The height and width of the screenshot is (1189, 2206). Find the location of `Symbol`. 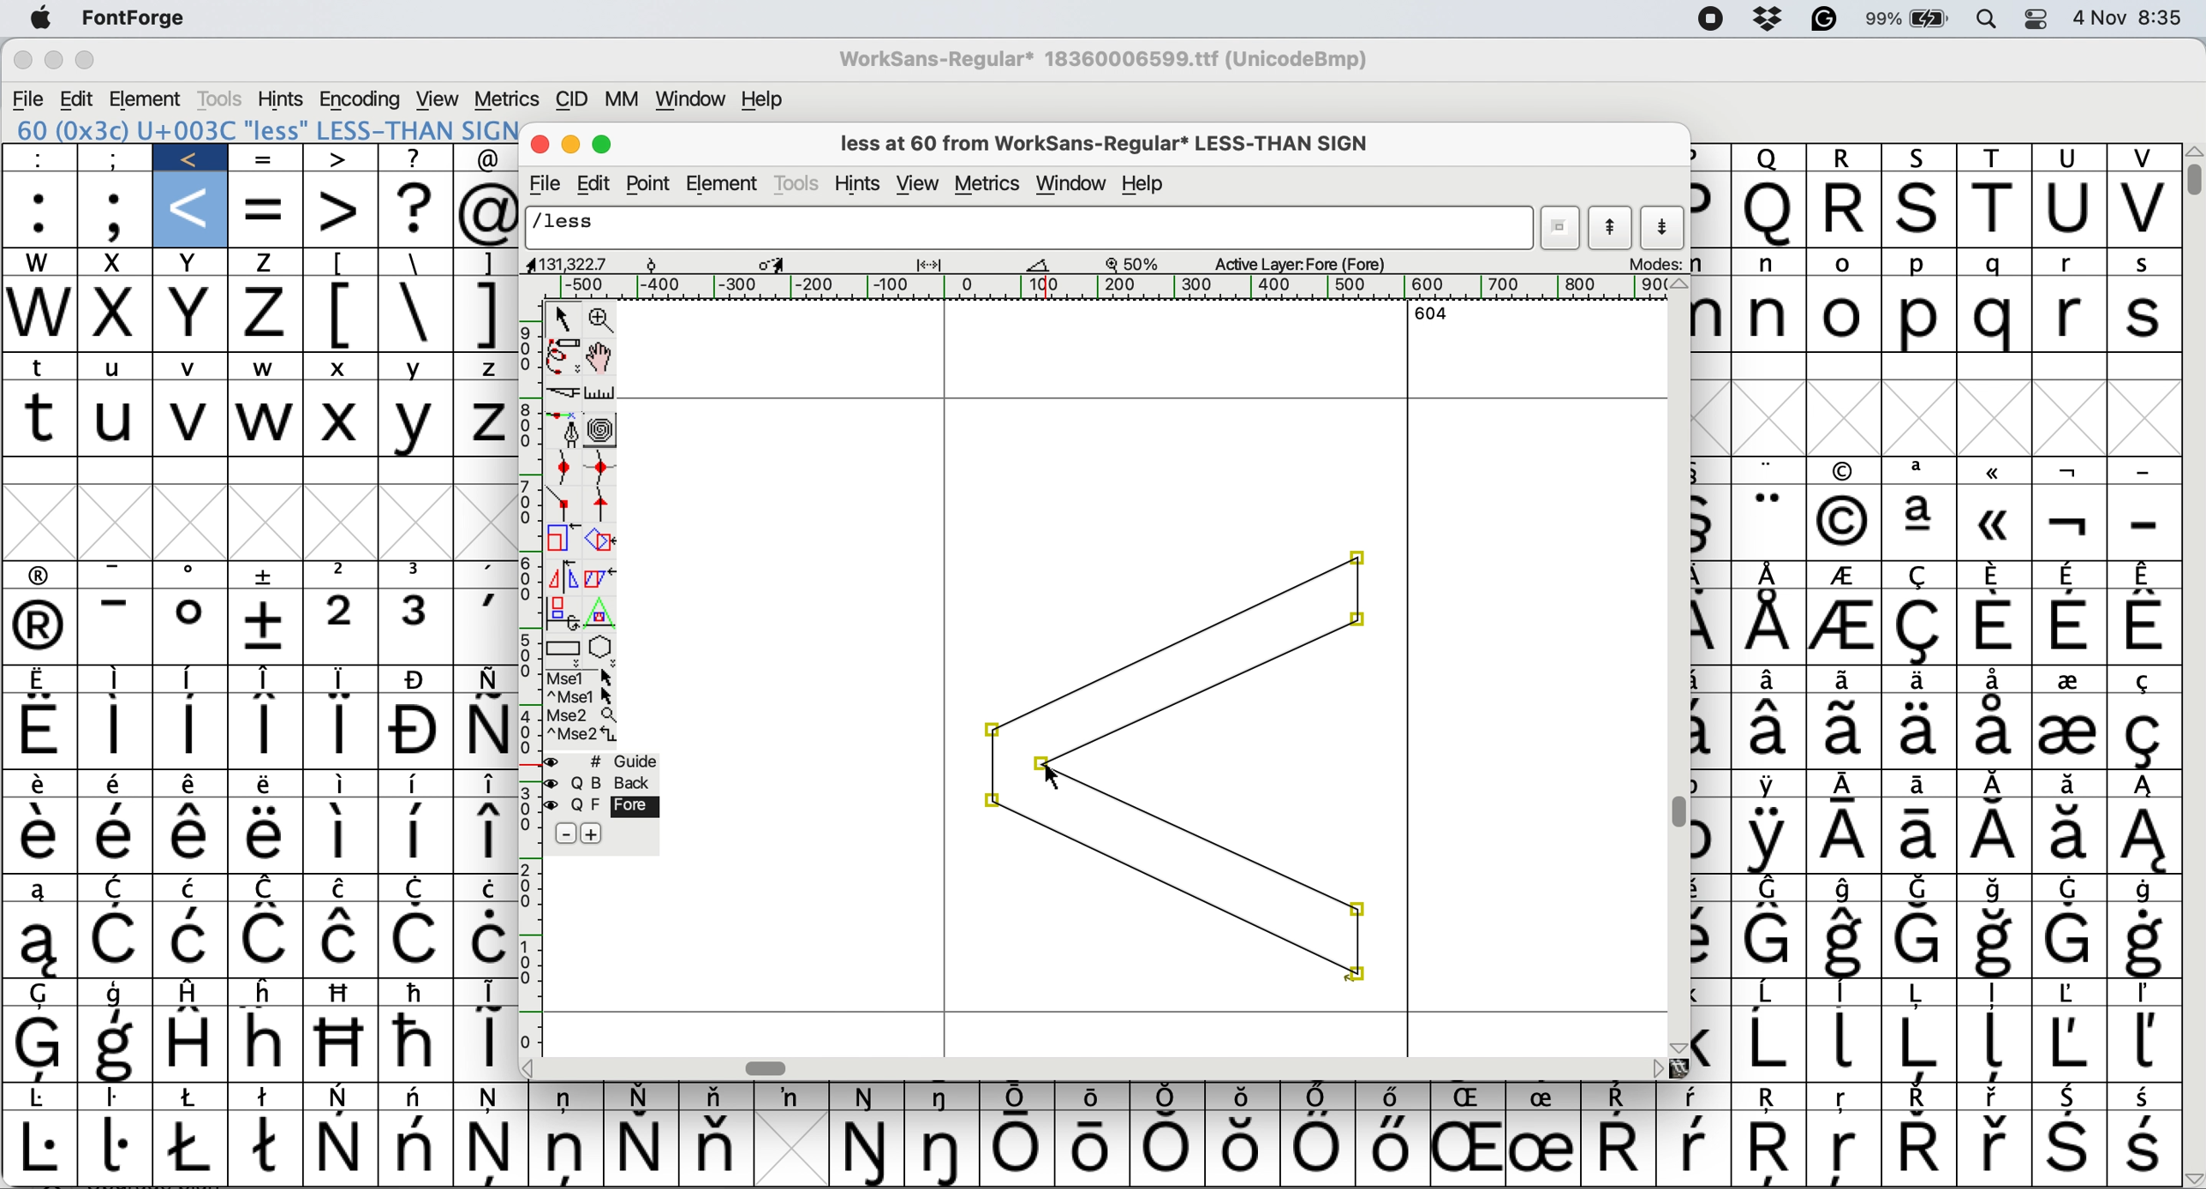

Symbol is located at coordinates (1850, 839).